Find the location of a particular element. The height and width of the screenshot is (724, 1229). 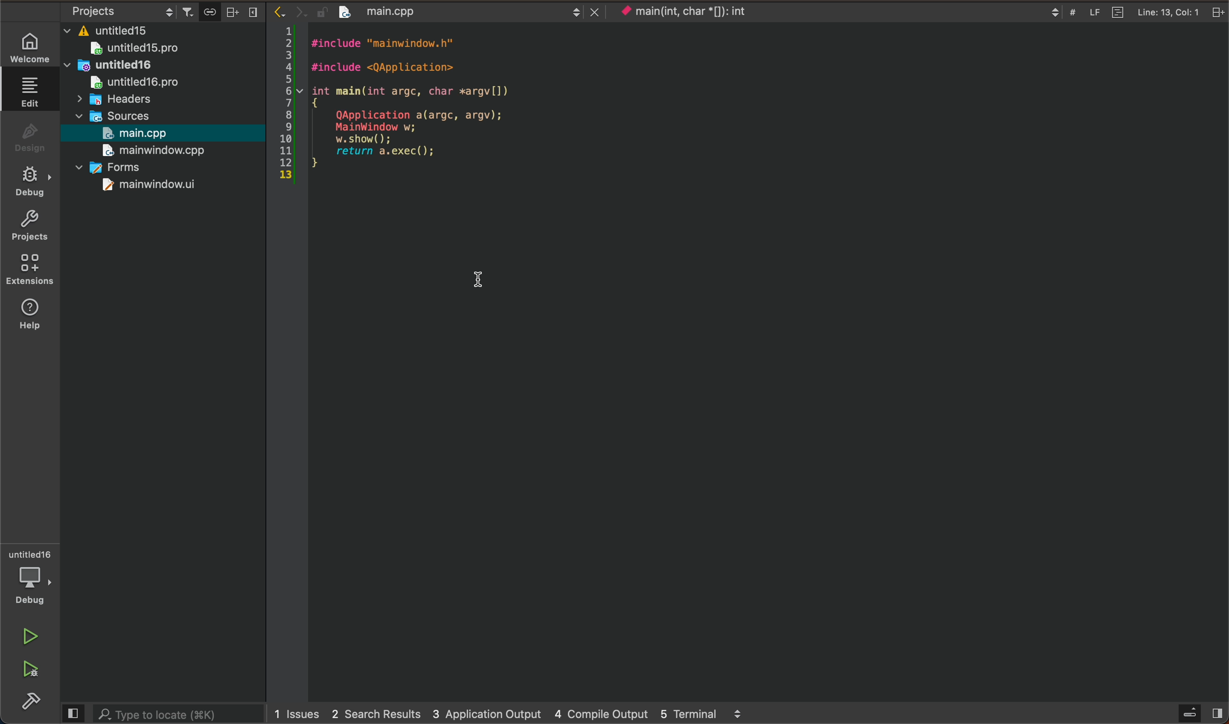

close bar is located at coordinates (73, 713).